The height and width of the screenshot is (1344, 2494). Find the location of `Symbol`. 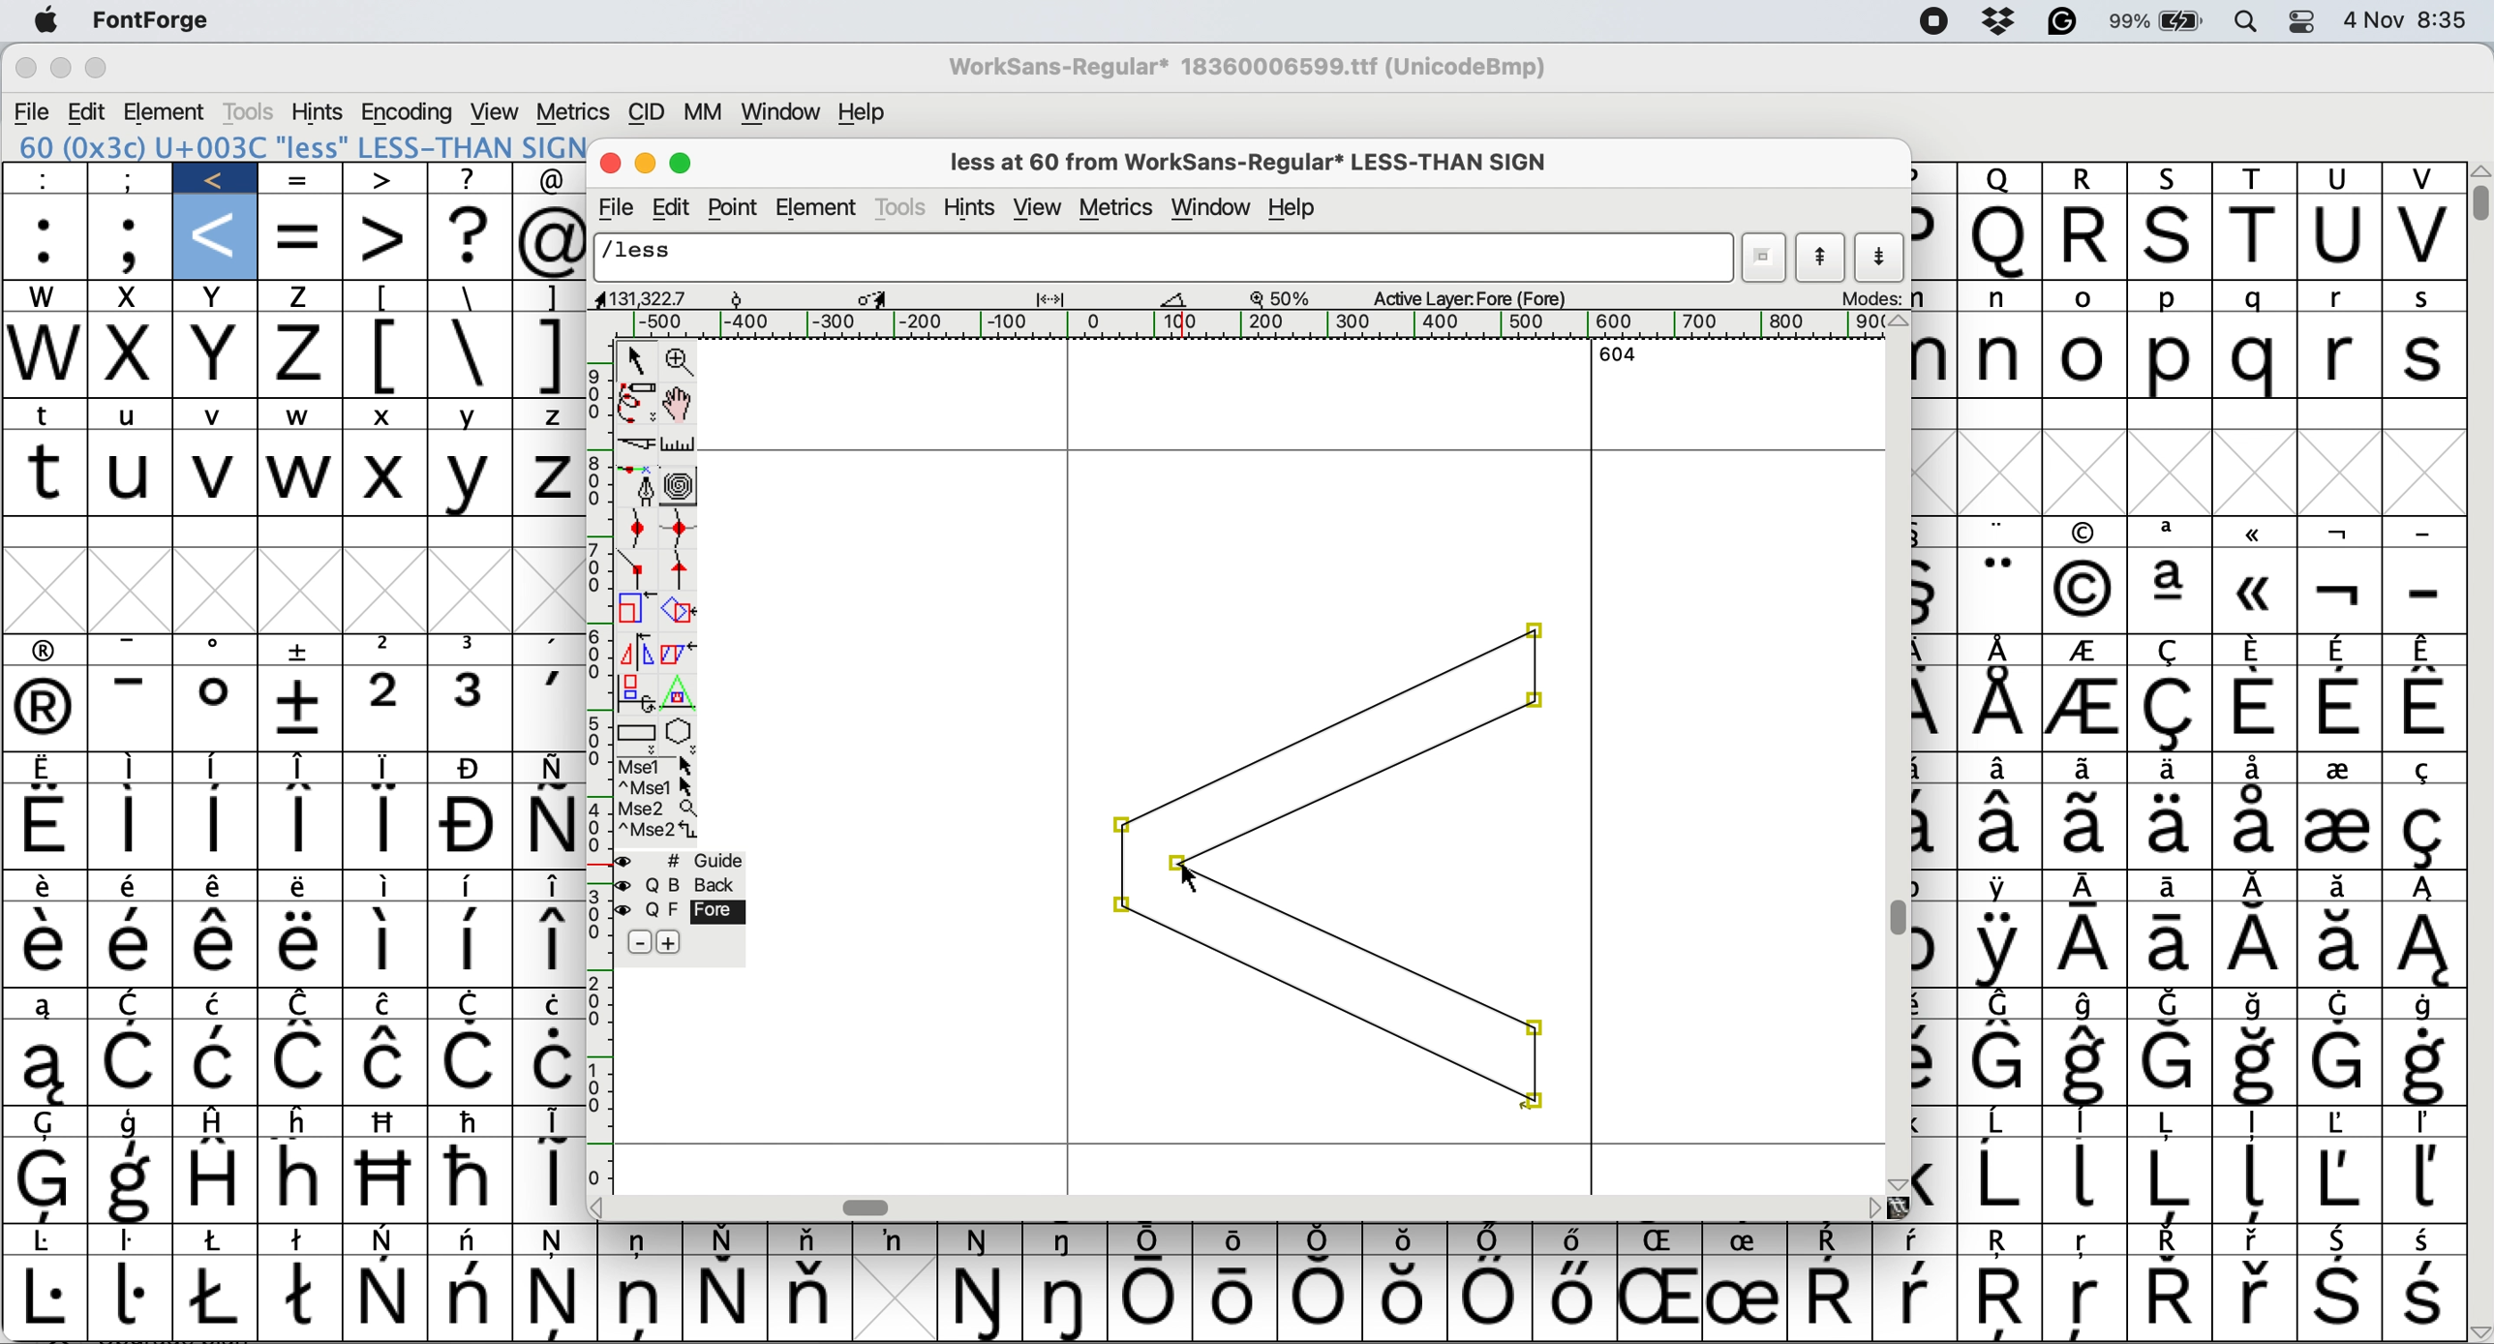

Symbol is located at coordinates (2003, 649).